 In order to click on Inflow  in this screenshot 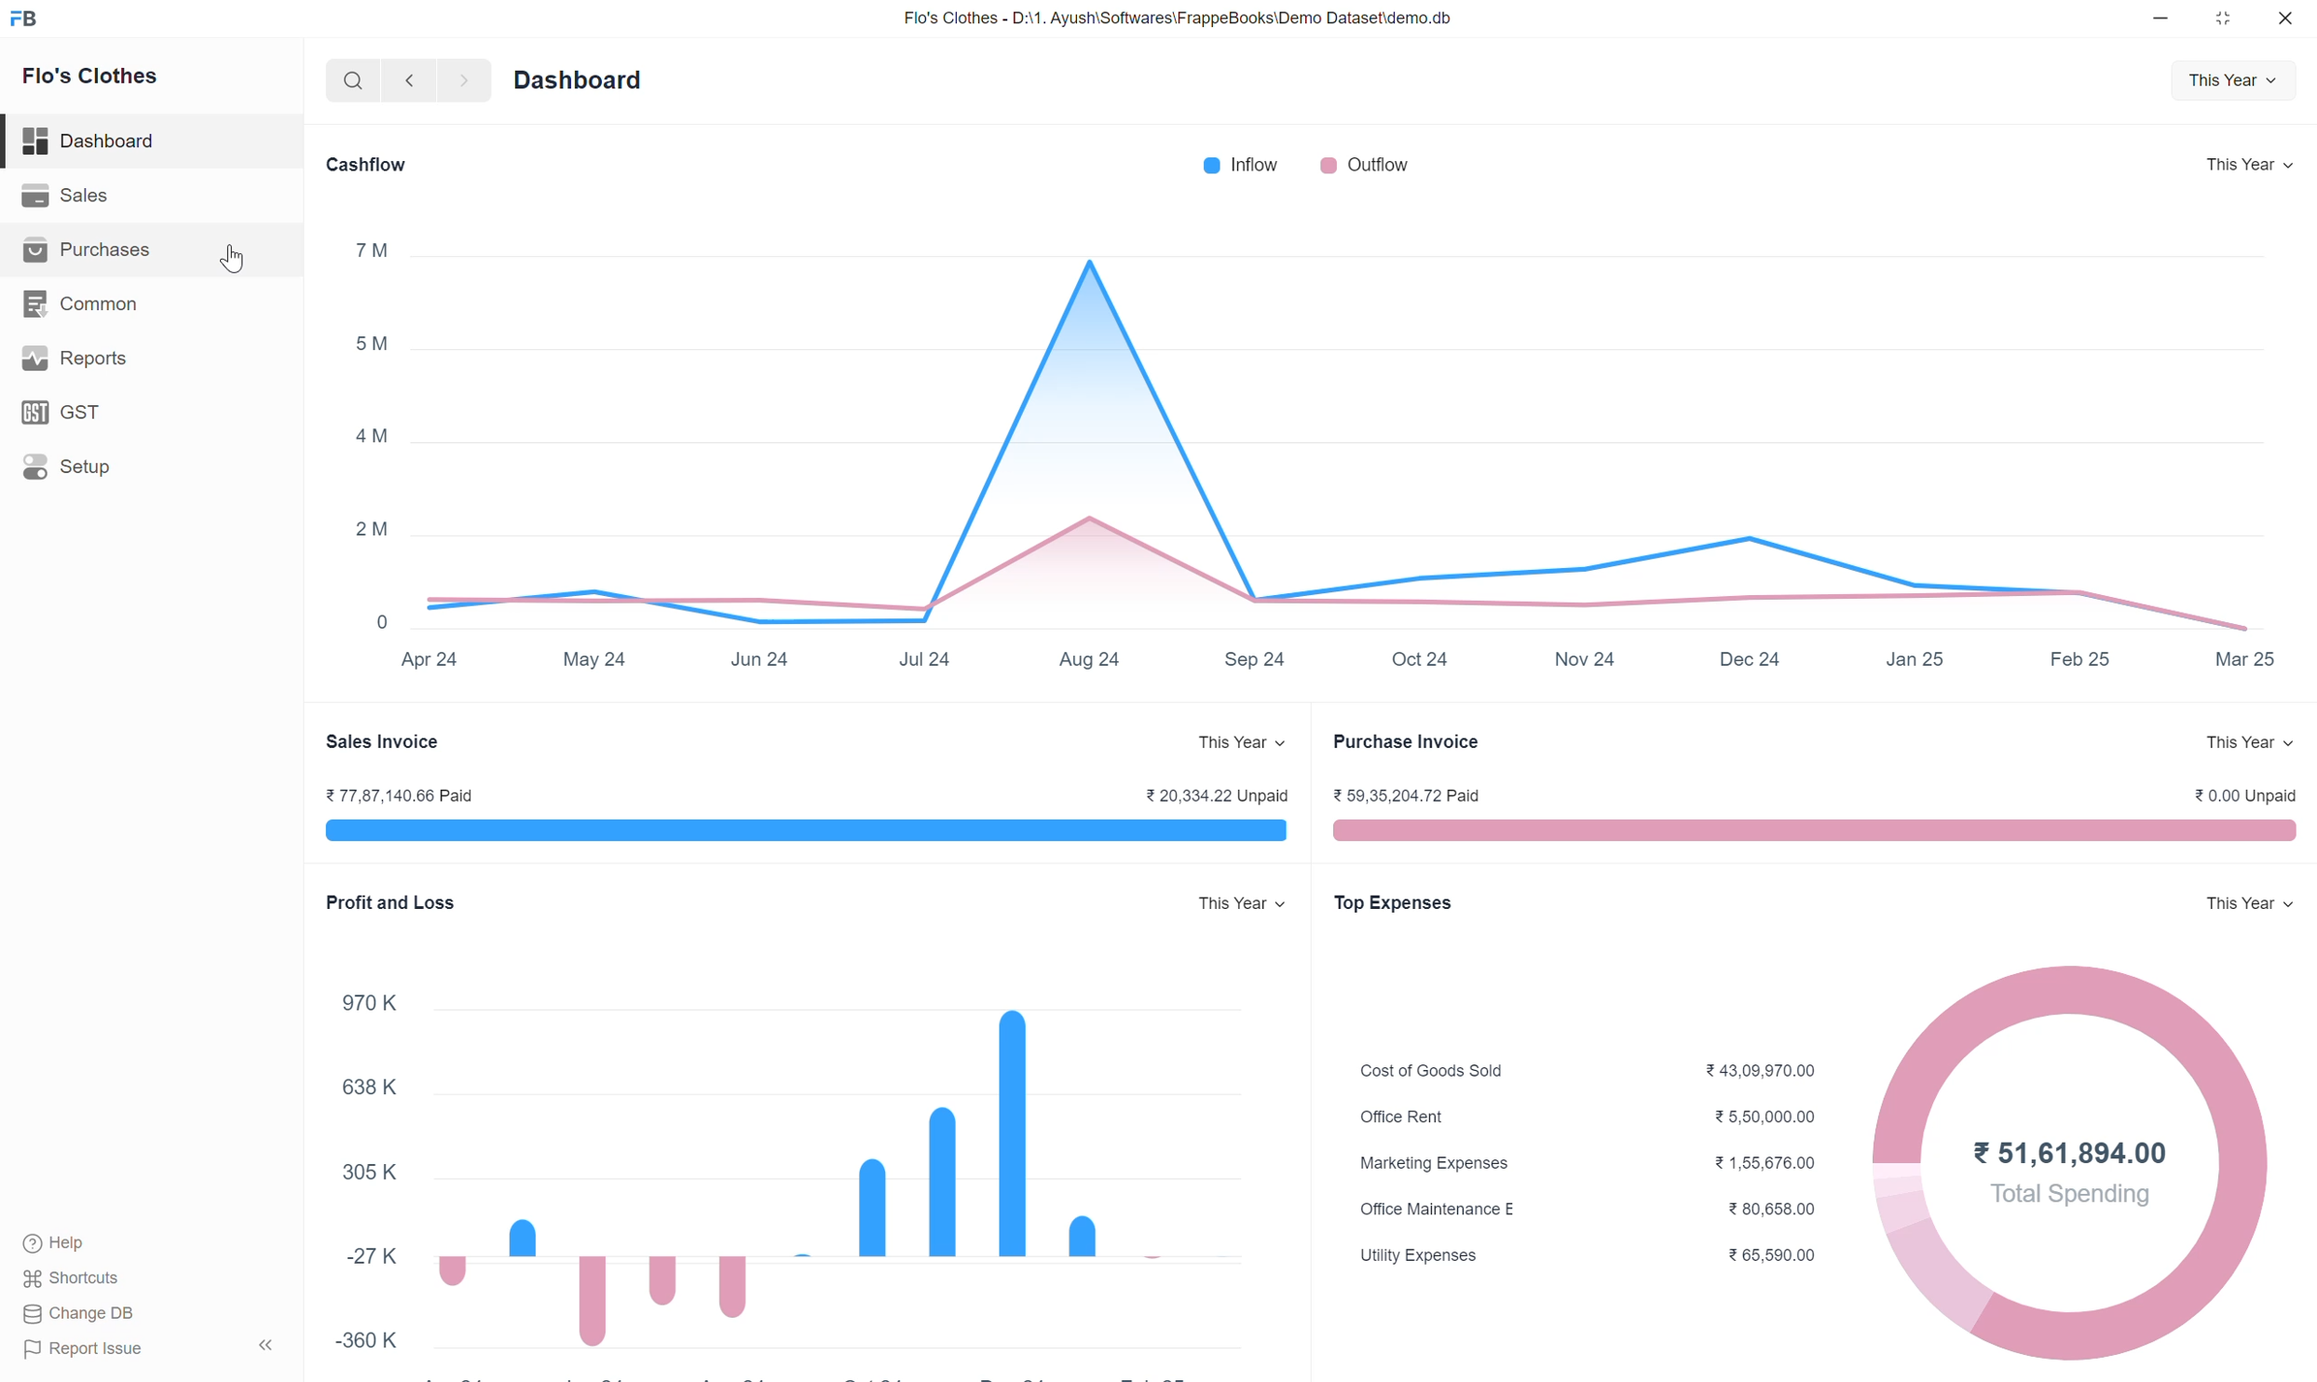, I will do `click(1242, 165)`.